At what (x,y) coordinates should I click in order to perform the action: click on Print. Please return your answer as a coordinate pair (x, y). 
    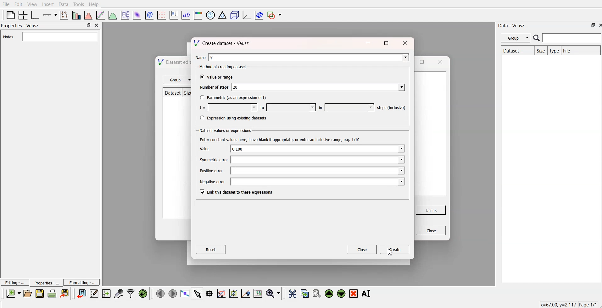
    Looking at the image, I should click on (52, 294).